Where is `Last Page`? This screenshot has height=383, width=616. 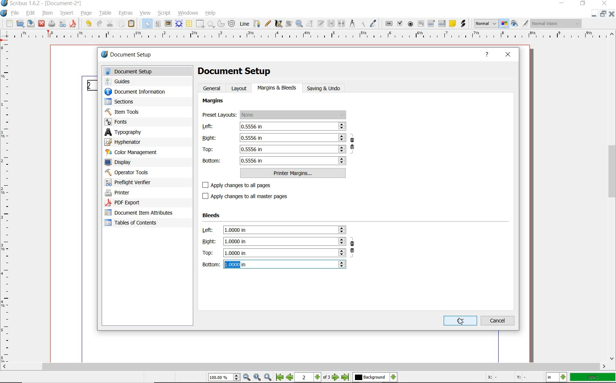
Last Page is located at coordinates (346, 377).